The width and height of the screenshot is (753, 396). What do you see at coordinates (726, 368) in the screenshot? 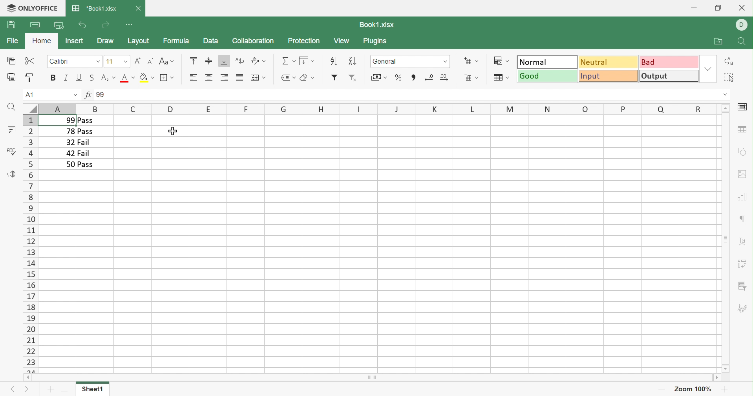
I see `Scroll down` at bounding box center [726, 368].